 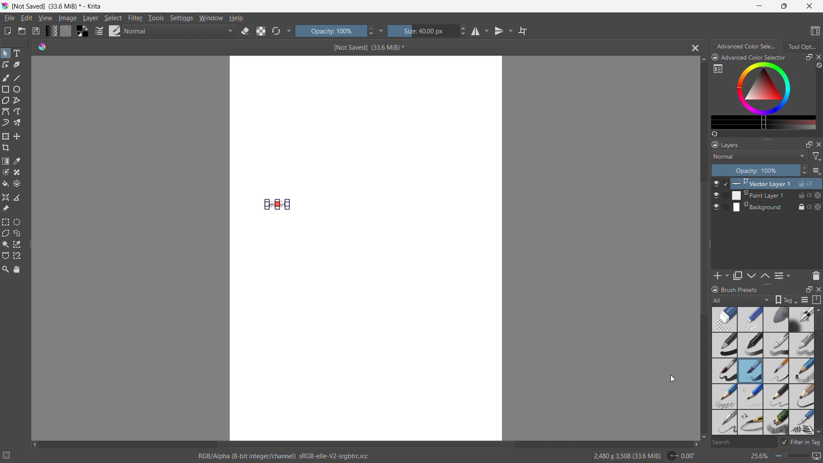 What do you see at coordinates (760, 170) in the screenshot?
I see `opacity control` at bounding box center [760, 170].